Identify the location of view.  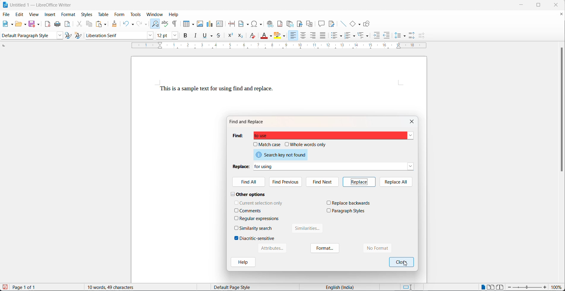
(34, 15).